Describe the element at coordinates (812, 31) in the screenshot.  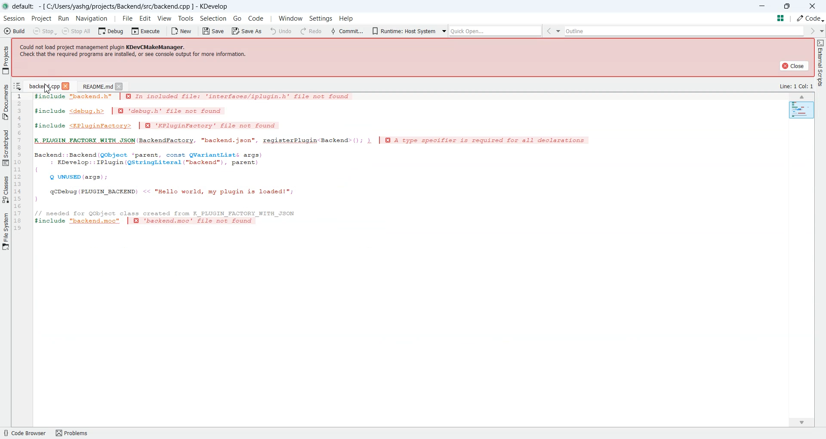
I see `forward` at that location.